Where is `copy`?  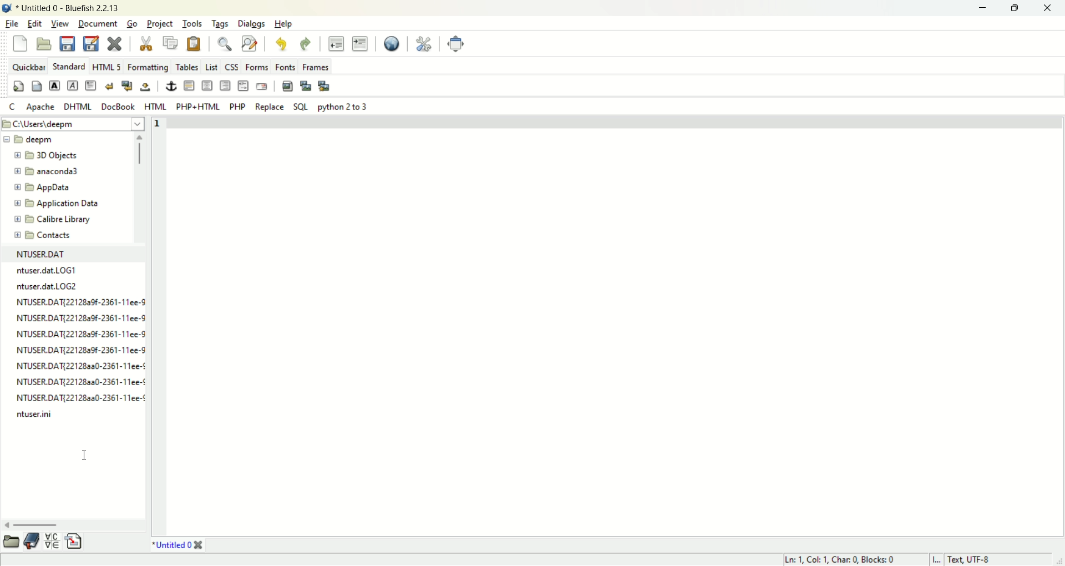 copy is located at coordinates (170, 44).